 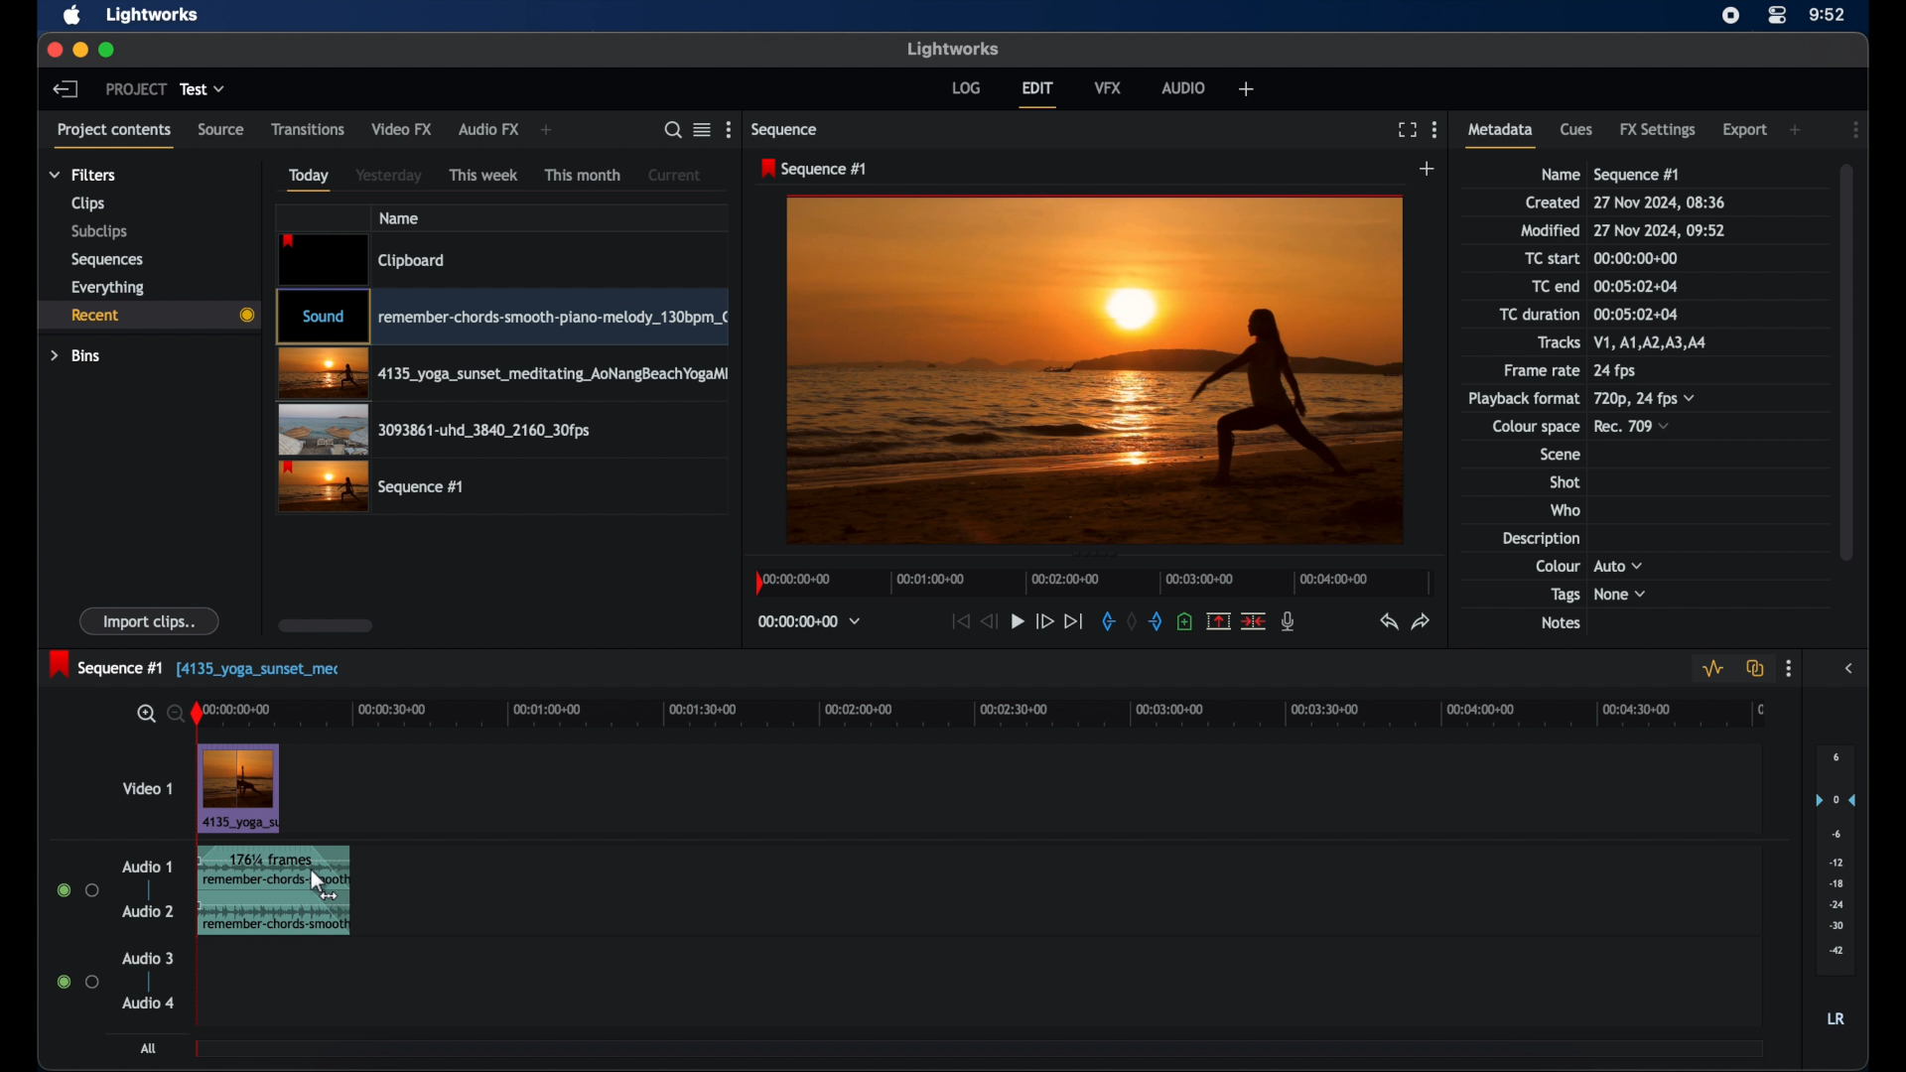 I want to click on timeline scale, so click(x=1094, y=583).